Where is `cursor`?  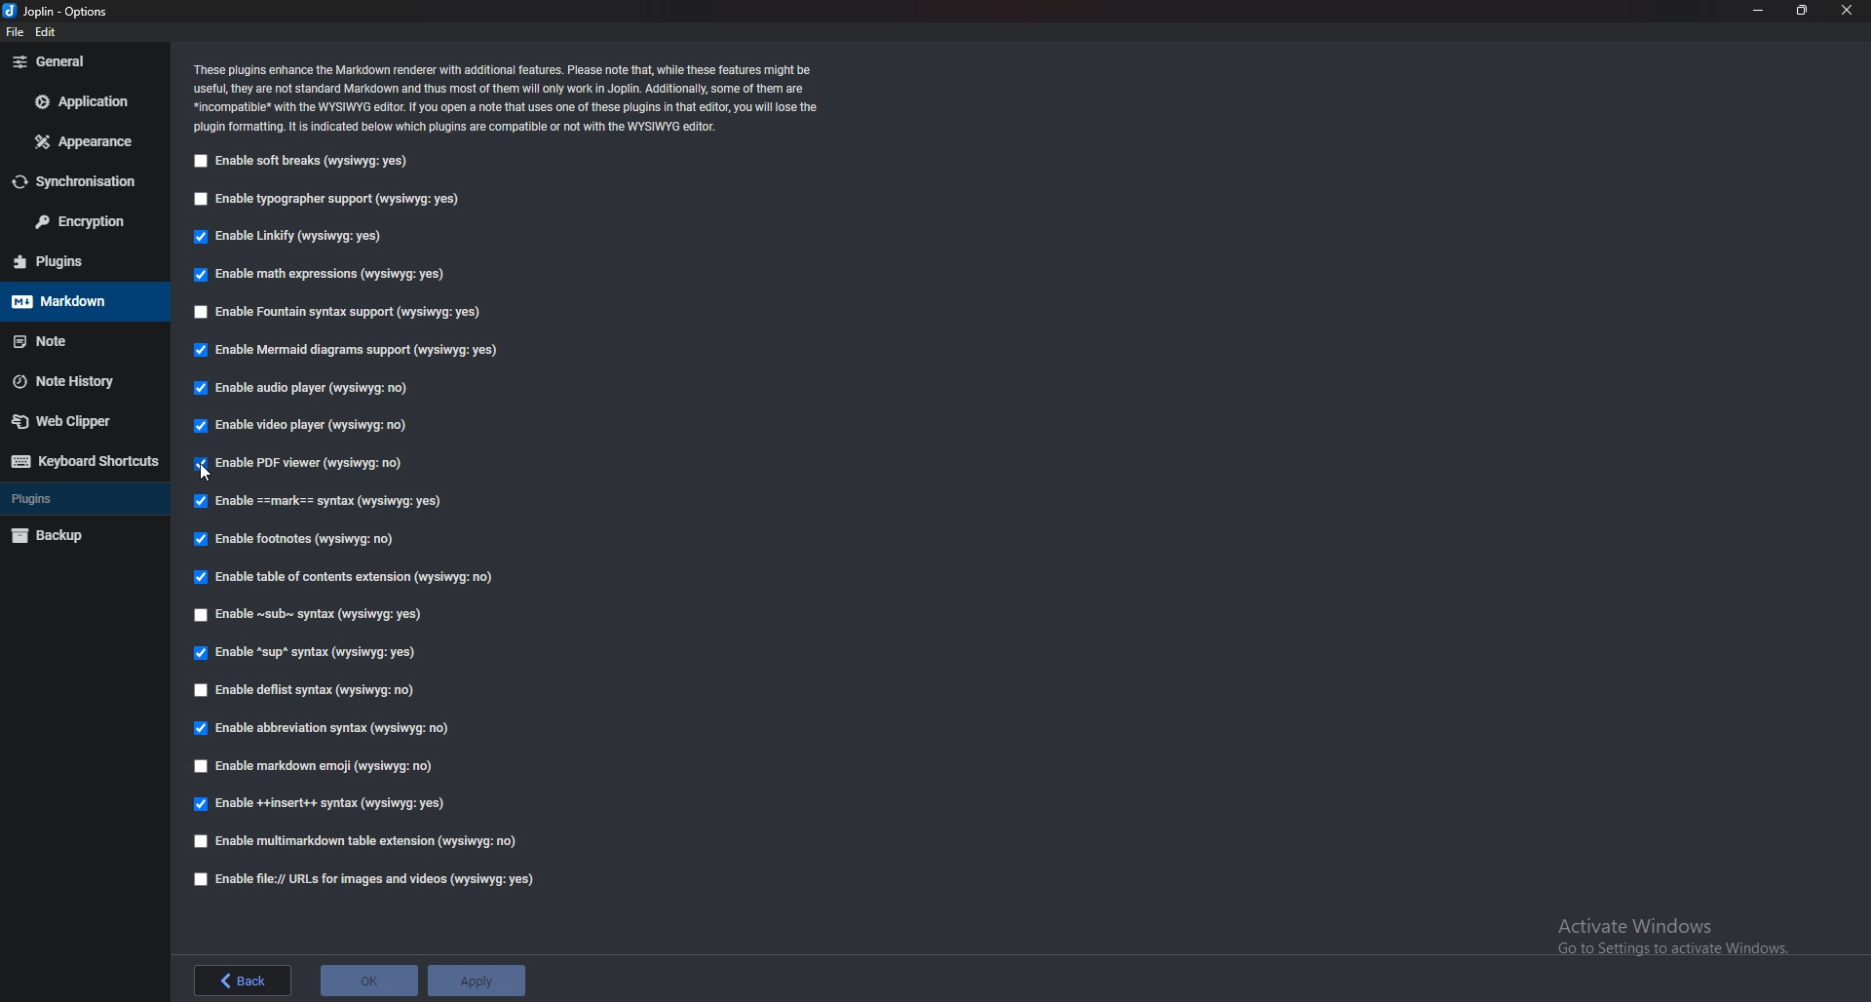 cursor is located at coordinates (208, 478).